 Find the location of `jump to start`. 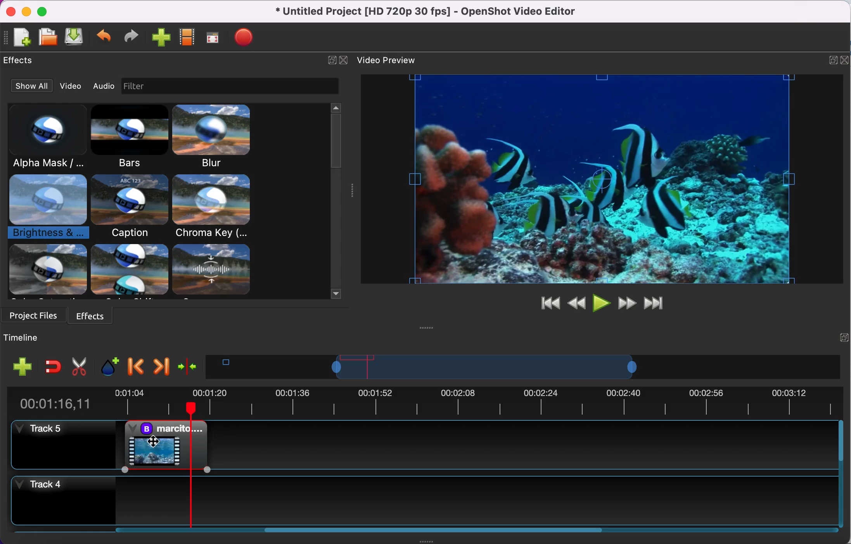

jump to start is located at coordinates (546, 304).